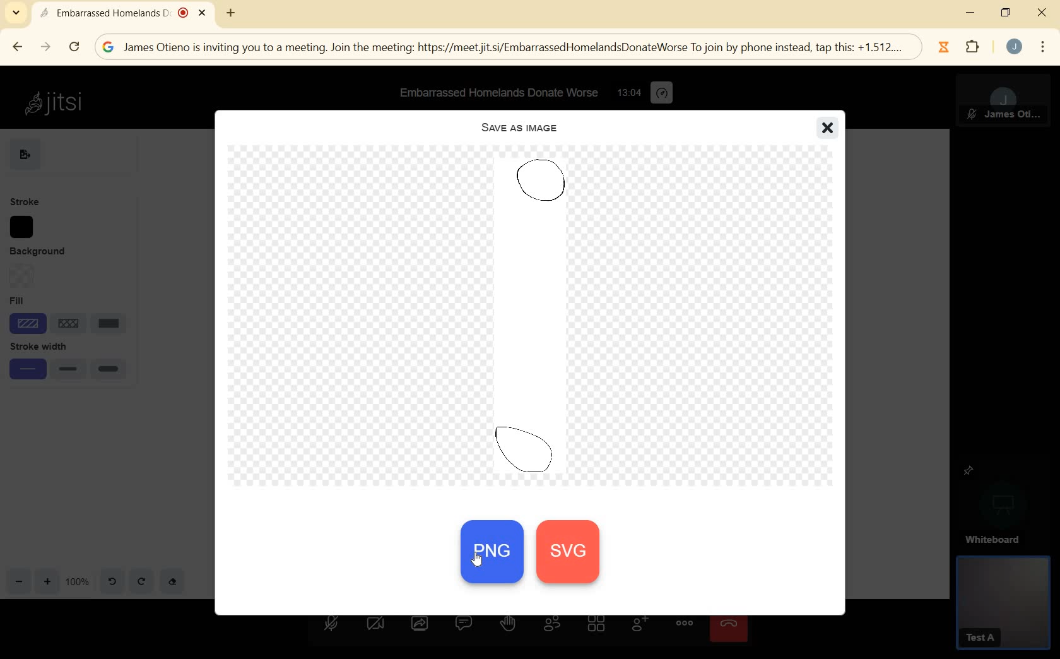 The width and height of the screenshot is (1060, 659). Describe the element at coordinates (46, 47) in the screenshot. I see `FORWARD` at that location.